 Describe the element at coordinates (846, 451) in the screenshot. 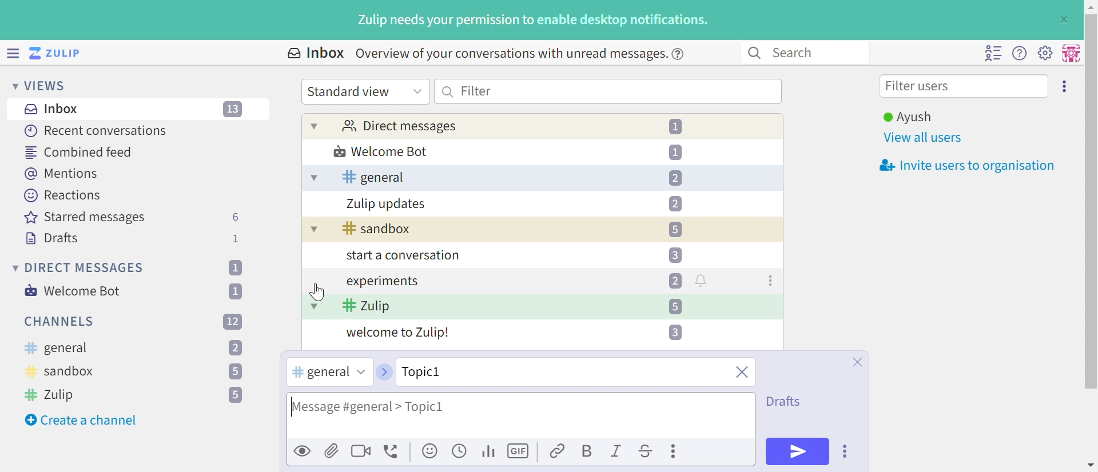

I see `Send options` at that location.